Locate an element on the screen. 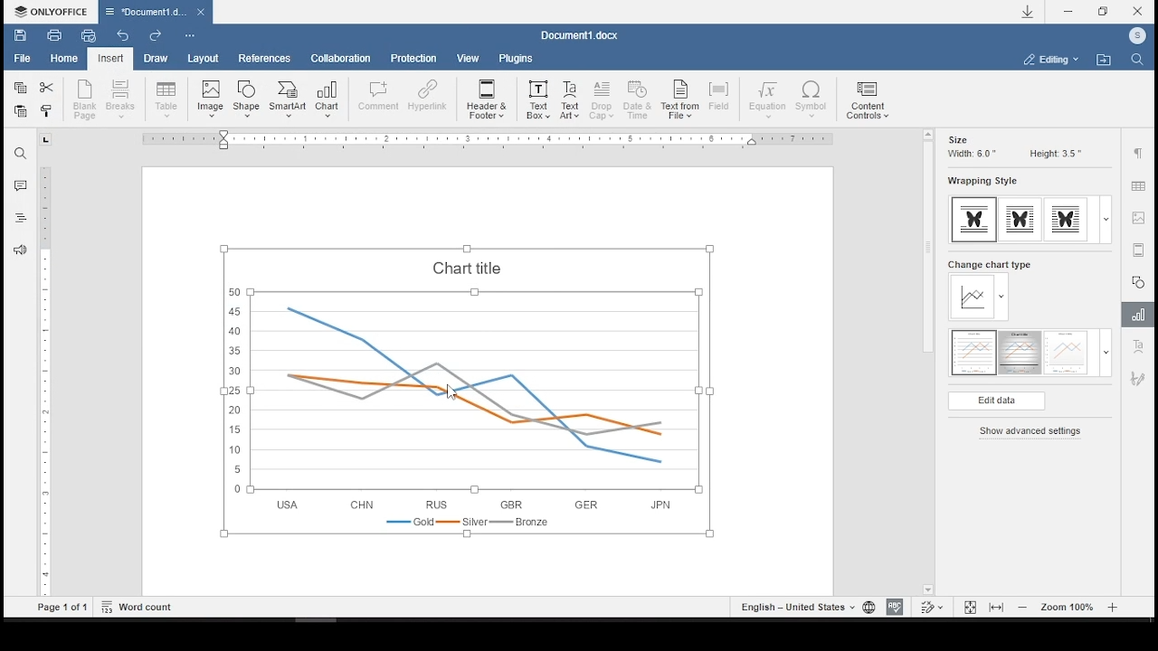 This screenshot has height=651, width=1158. wrapping style is located at coordinates (975, 220).